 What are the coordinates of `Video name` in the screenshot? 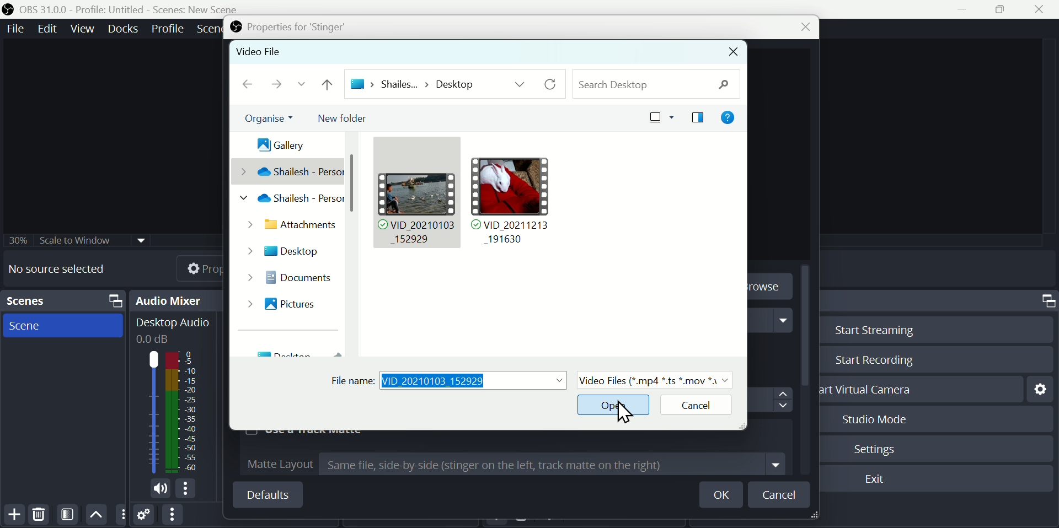 It's located at (452, 381).